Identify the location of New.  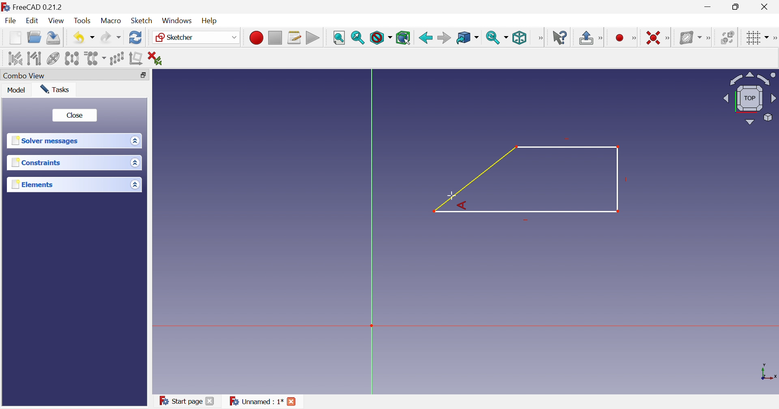
(15, 40).